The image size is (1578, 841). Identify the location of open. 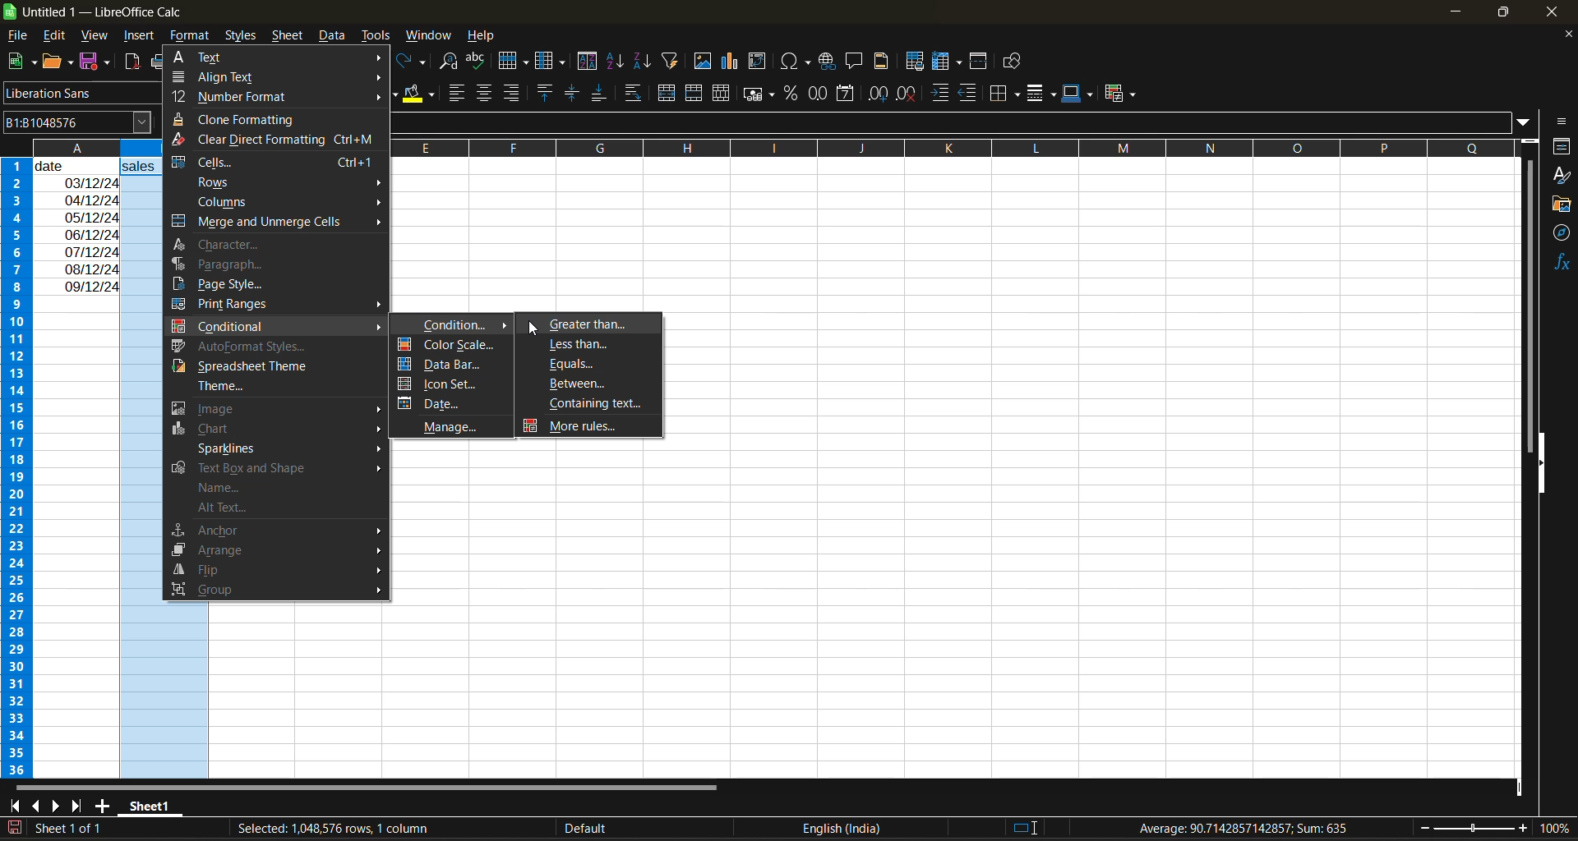
(57, 62).